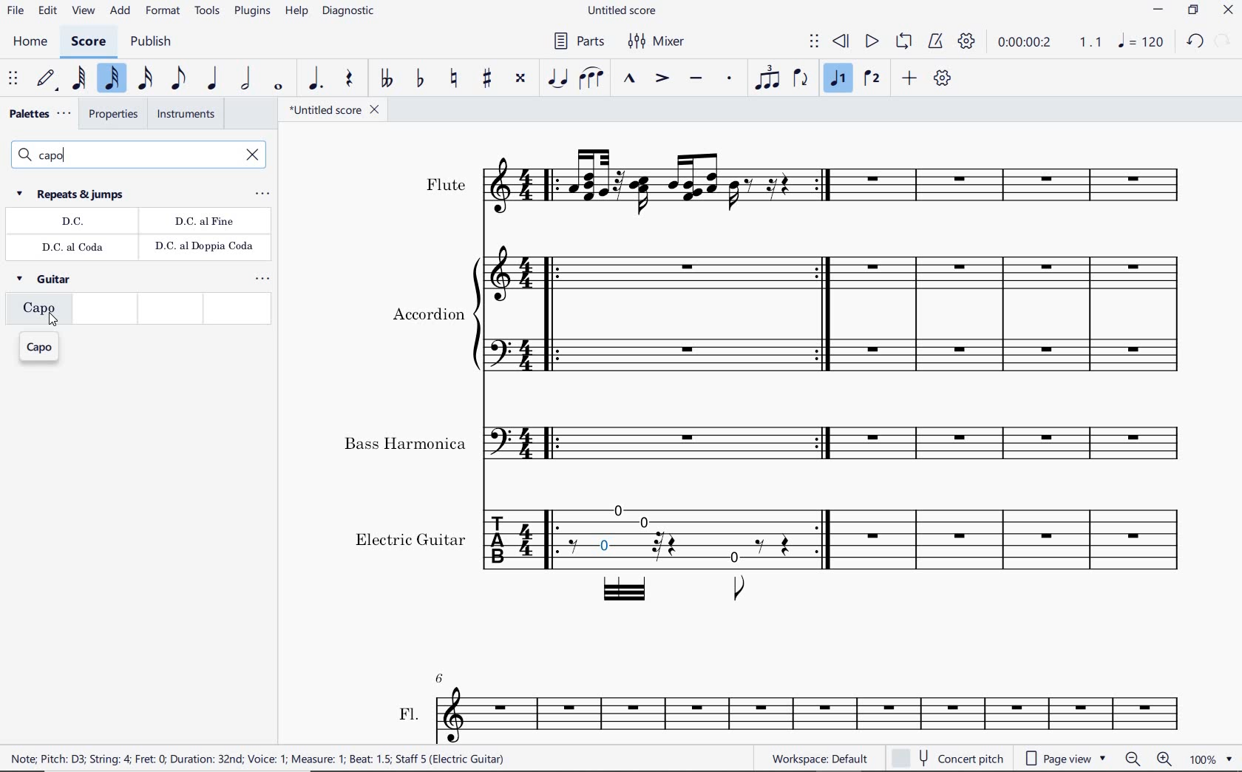 Image resolution: width=1242 pixels, height=772 pixels. Describe the element at coordinates (349, 81) in the screenshot. I see `rest` at that location.